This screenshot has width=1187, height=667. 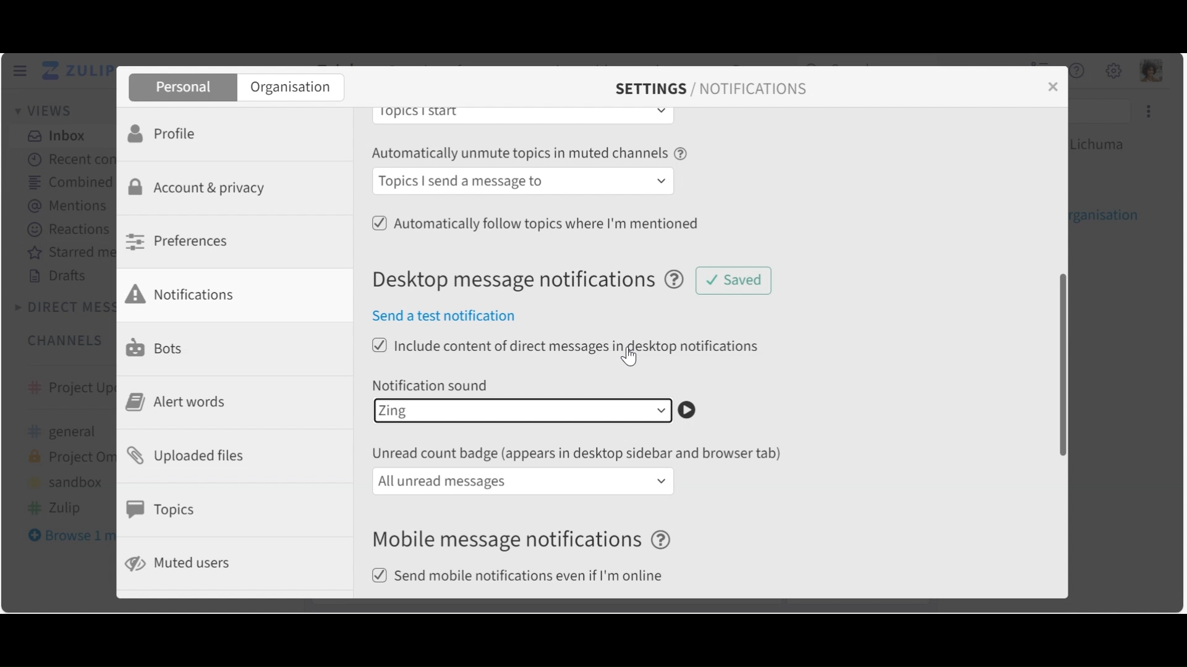 I want to click on Personal, so click(x=181, y=88).